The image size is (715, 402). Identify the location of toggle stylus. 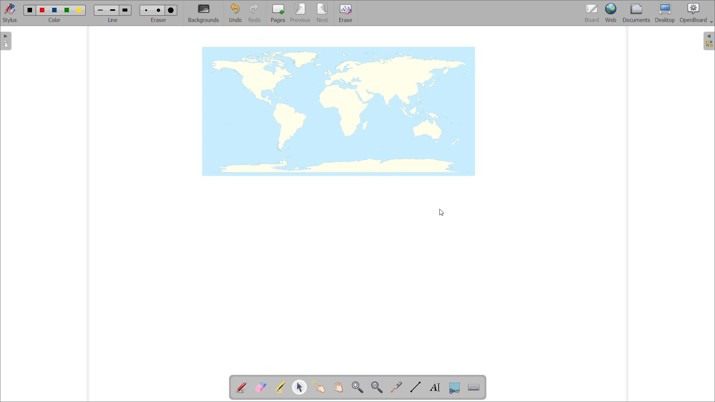
(10, 13).